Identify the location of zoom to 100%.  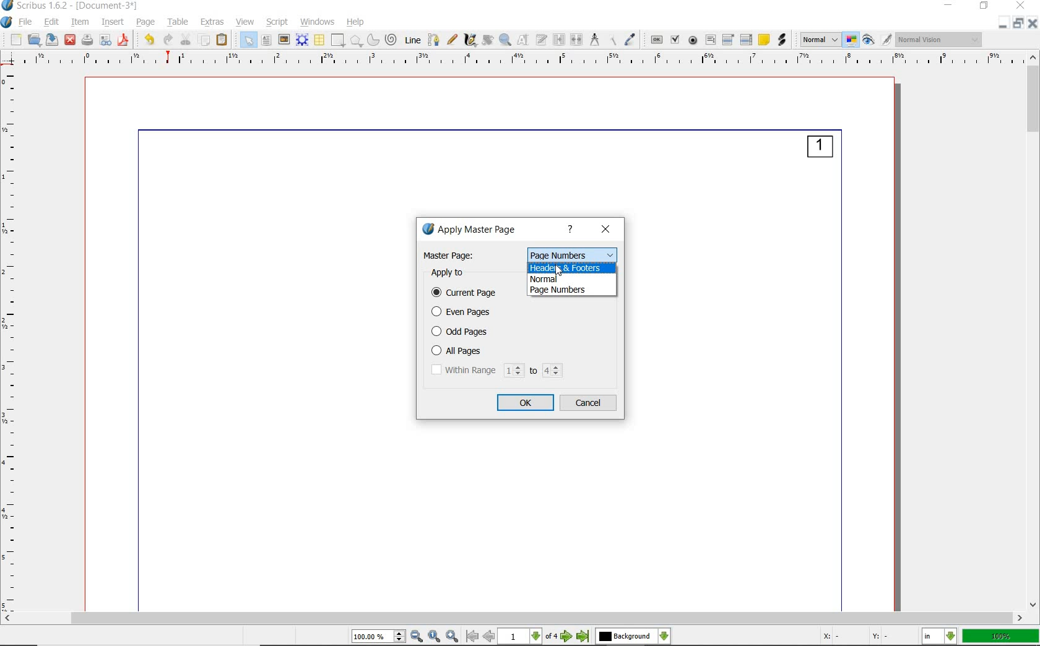
(436, 636).